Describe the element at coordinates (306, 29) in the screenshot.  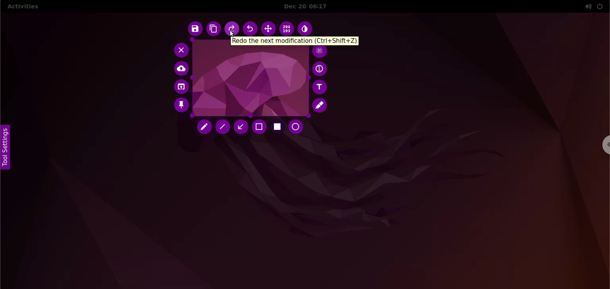
I see `inverter tool` at that location.